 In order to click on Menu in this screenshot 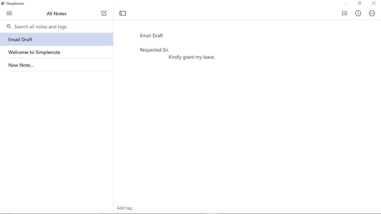, I will do `click(9, 15)`.